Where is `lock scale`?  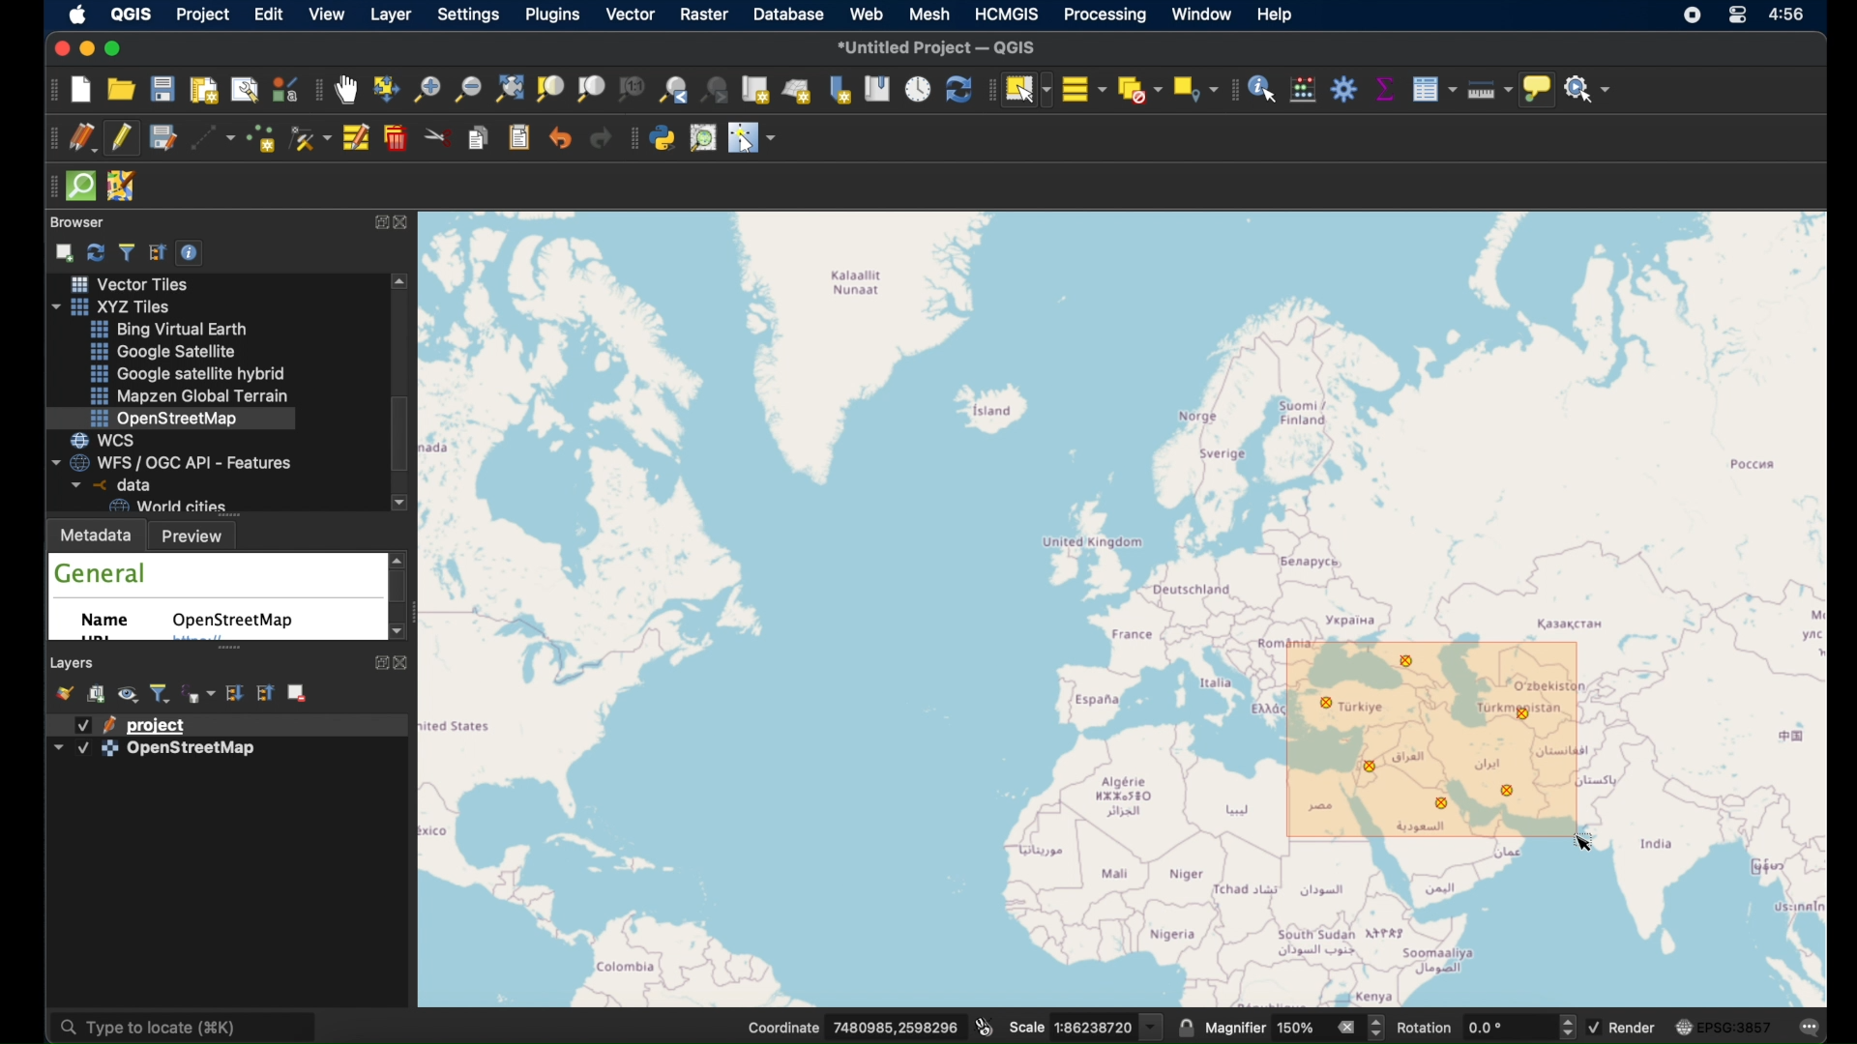
lock scale is located at coordinates (1187, 1027).